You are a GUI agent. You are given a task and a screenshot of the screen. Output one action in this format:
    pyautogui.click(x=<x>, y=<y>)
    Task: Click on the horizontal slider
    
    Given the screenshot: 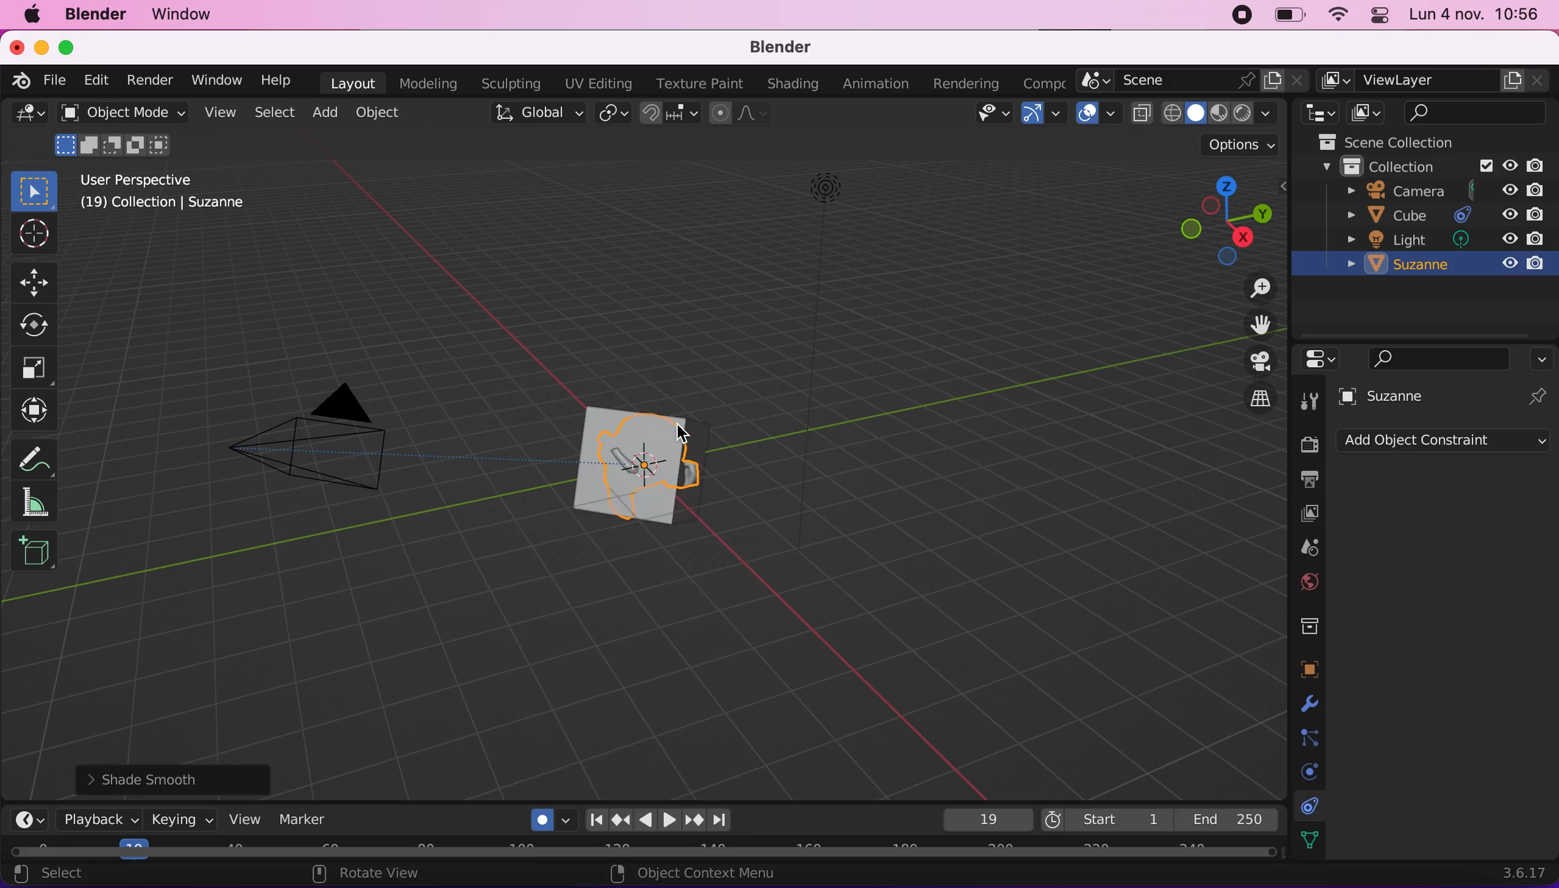 What is the action you would take?
    pyautogui.click(x=640, y=848)
    